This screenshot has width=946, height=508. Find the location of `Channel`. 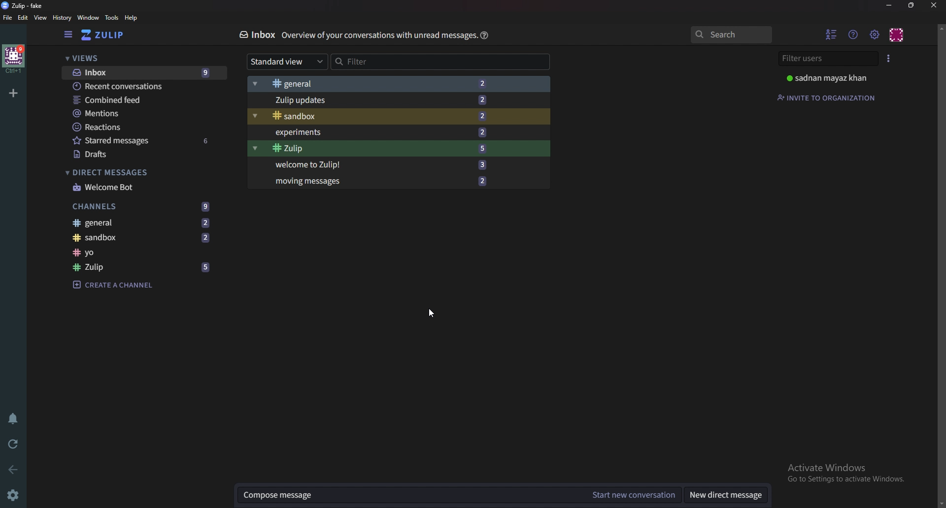

Channel is located at coordinates (137, 253).